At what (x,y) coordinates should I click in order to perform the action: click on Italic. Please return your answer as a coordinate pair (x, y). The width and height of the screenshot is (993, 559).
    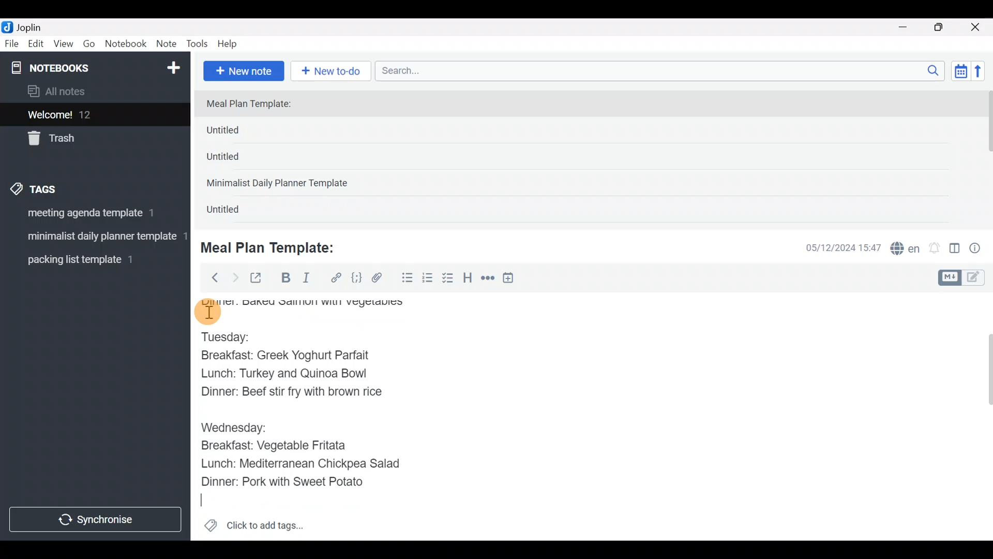
    Looking at the image, I should click on (305, 280).